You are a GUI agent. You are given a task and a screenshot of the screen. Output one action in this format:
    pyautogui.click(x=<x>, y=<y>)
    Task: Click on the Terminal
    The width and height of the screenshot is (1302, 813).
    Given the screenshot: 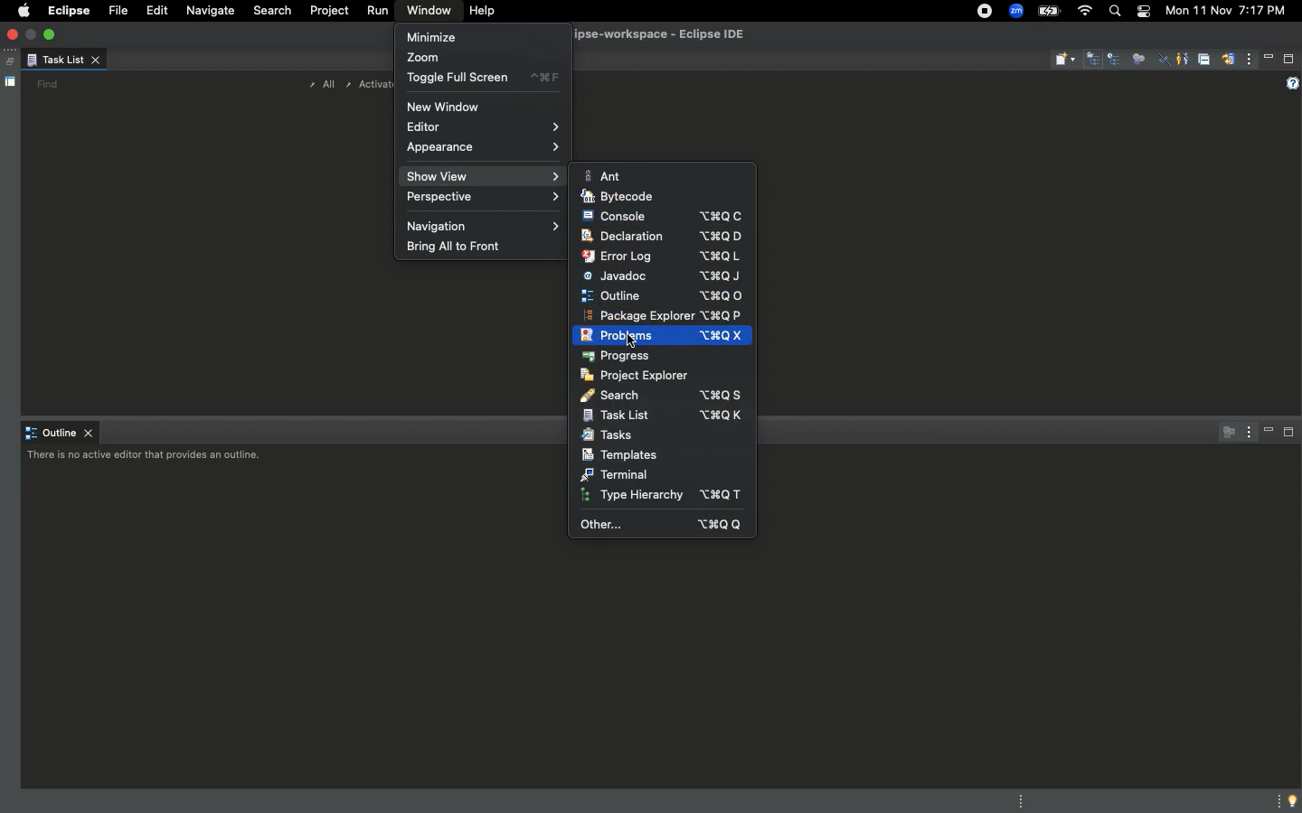 What is the action you would take?
    pyautogui.click(x=622, y=475)
    